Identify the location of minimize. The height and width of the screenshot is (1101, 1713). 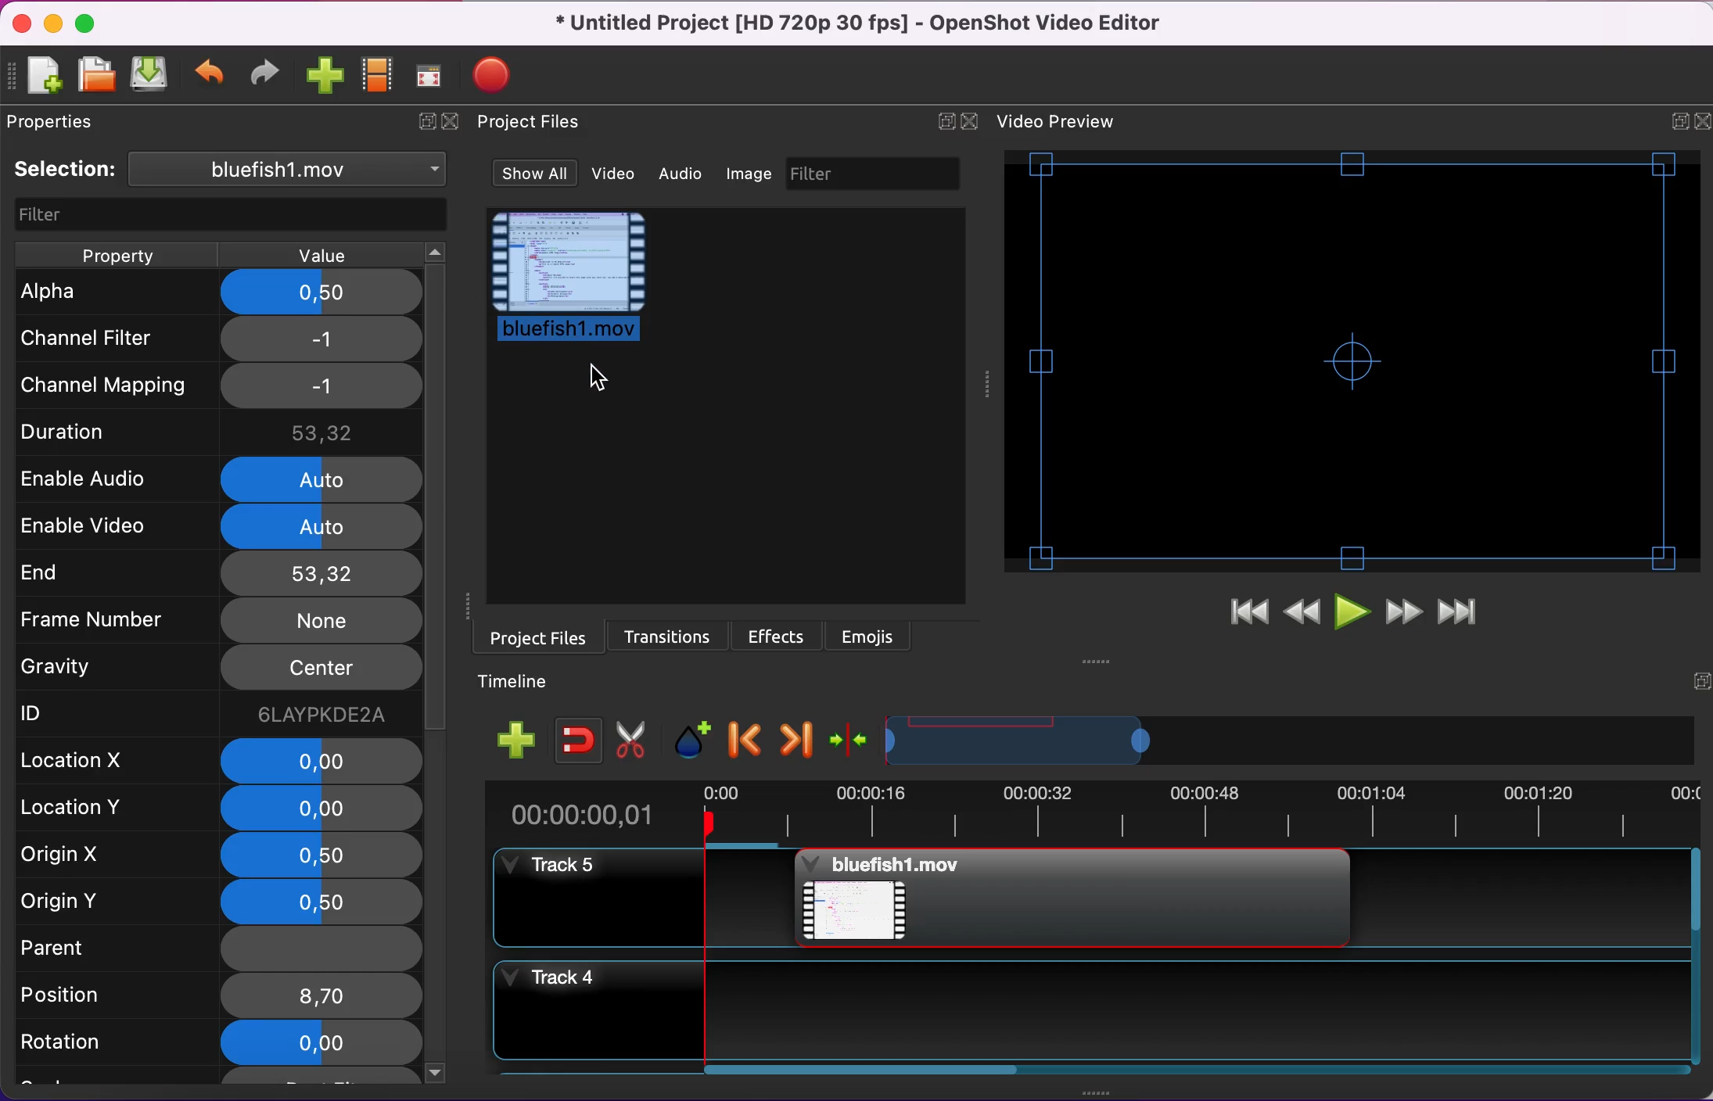
(52, 24).